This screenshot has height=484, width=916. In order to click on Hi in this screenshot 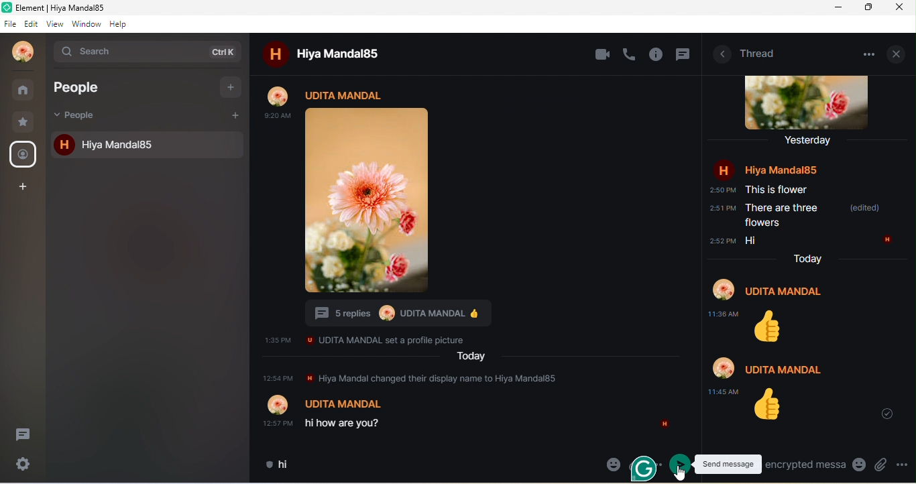, I will do `click(749, 241)`.